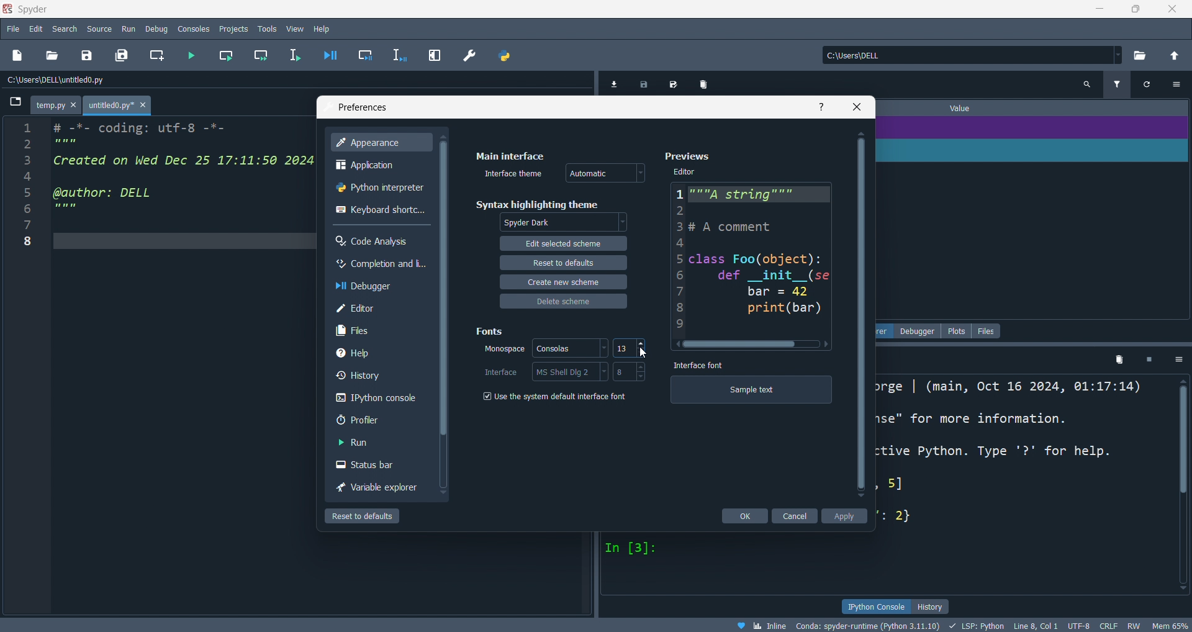 The image size is (1192, 632). Describe the element at coordinates (130, 29) in the screenshot. I see `run` at that location.